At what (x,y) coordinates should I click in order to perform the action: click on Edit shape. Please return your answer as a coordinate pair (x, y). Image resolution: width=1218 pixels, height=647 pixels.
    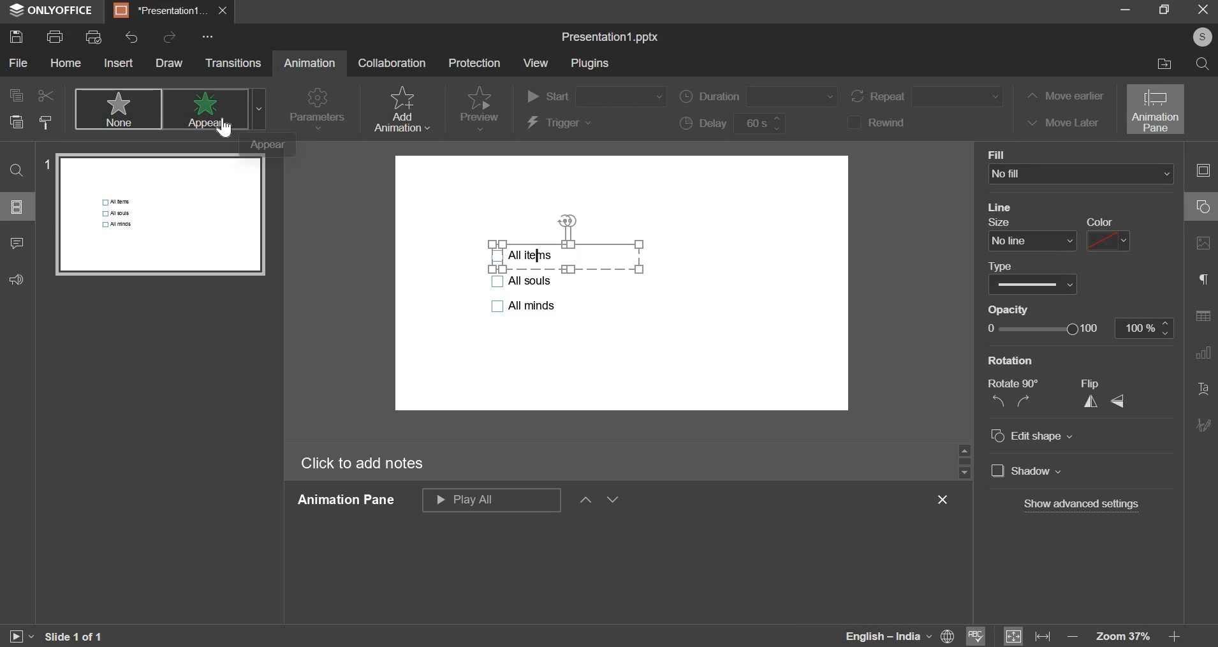
    Looking at the image, I should click on (1032, 436).